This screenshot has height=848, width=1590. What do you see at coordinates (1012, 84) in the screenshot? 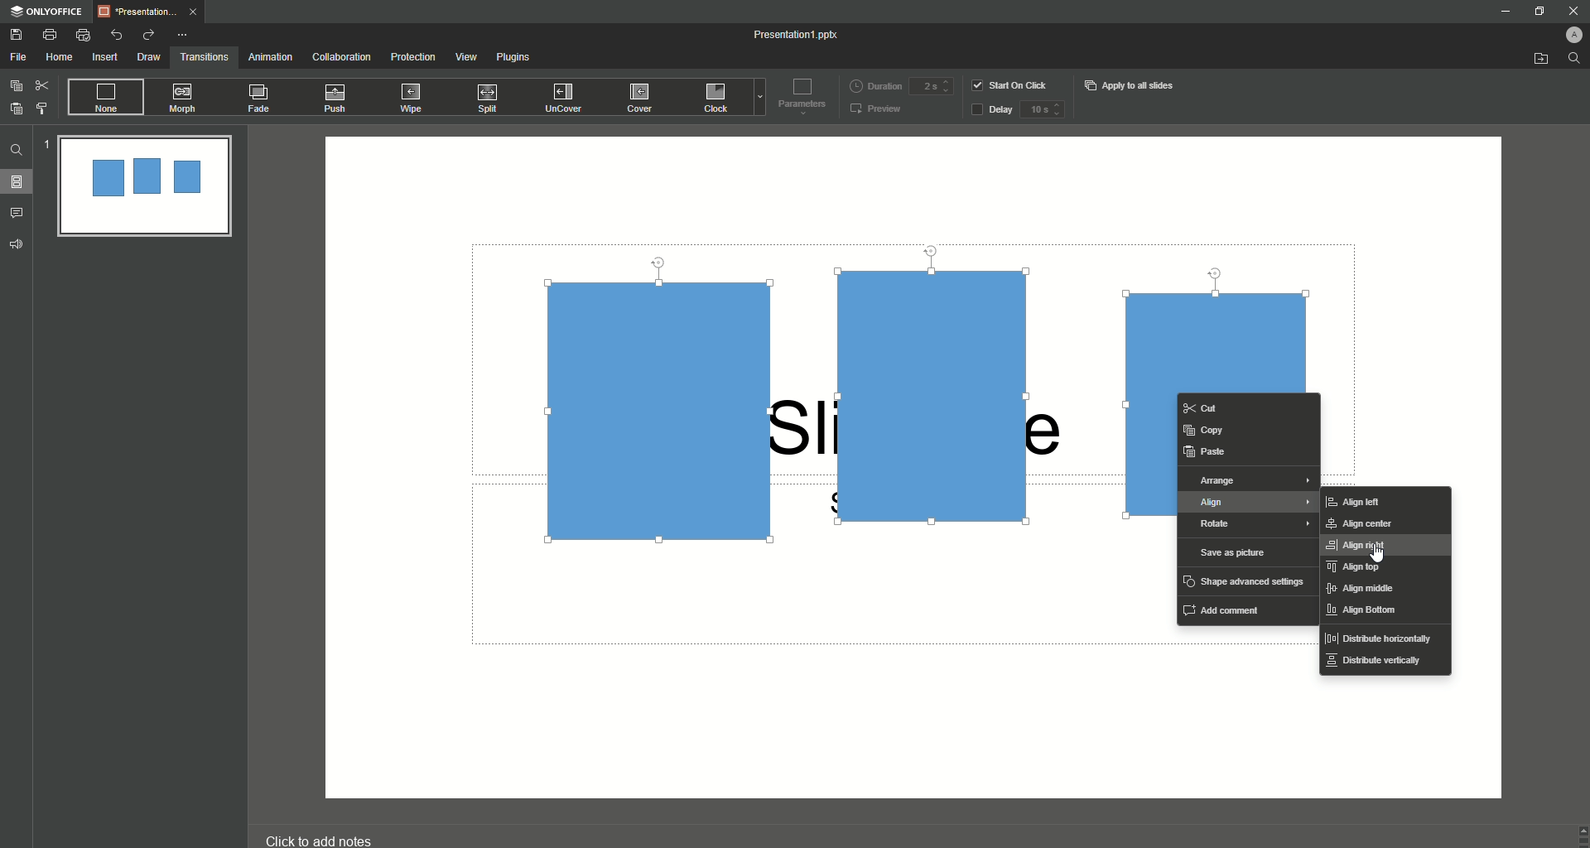
I see `Start on click` at bounding box center [1012, 84].